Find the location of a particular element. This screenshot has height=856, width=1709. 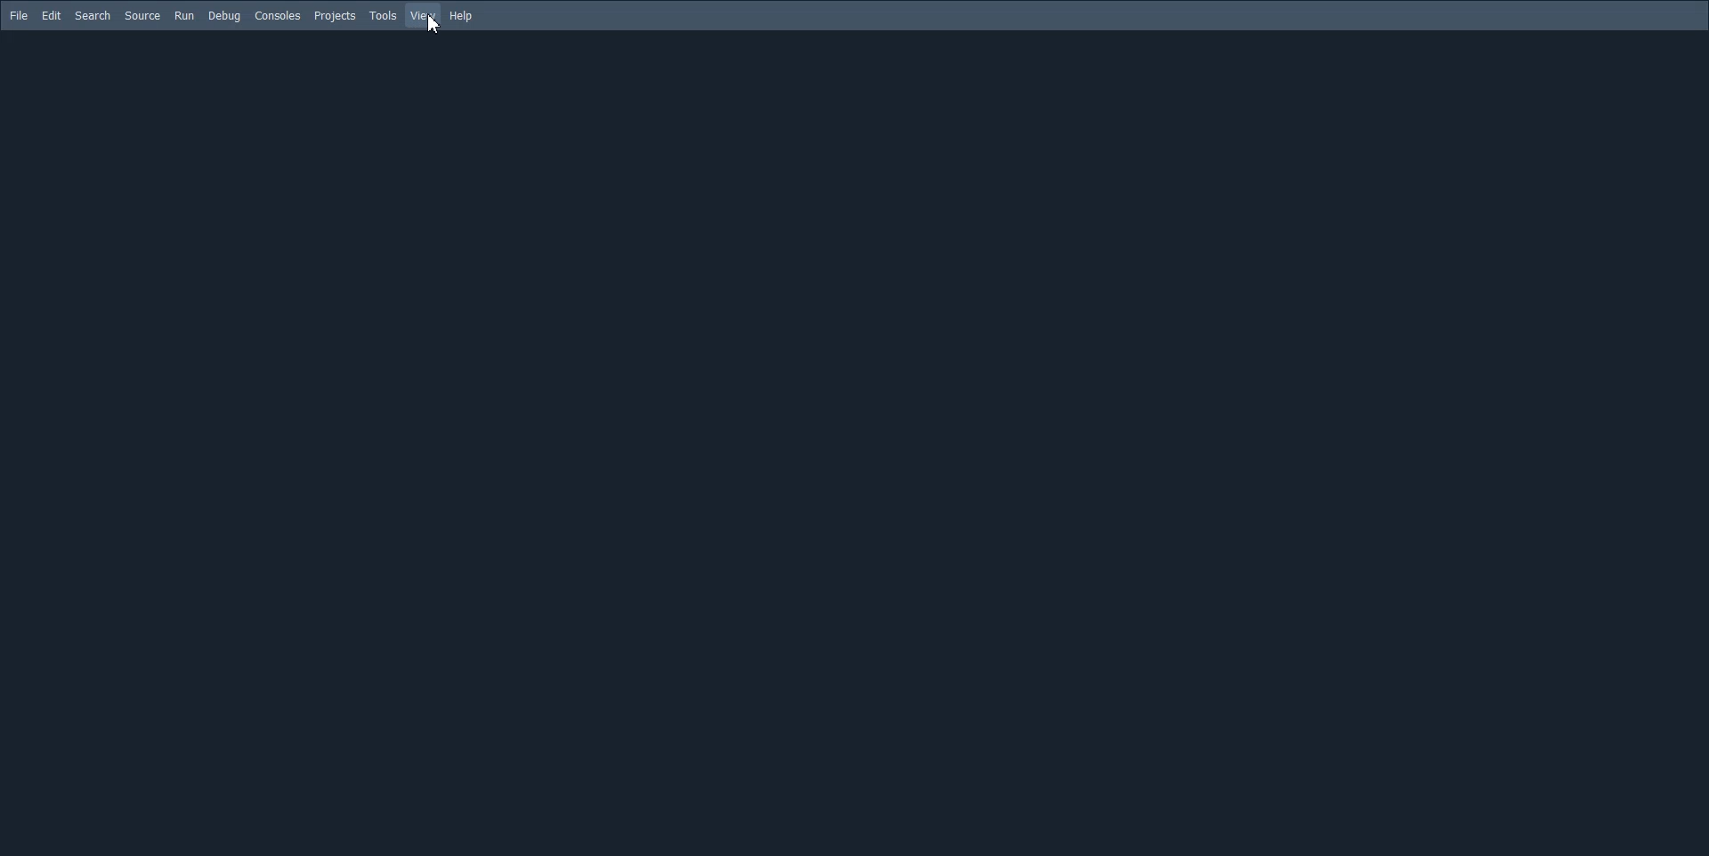

Debug is located at coordinates (224, 16).